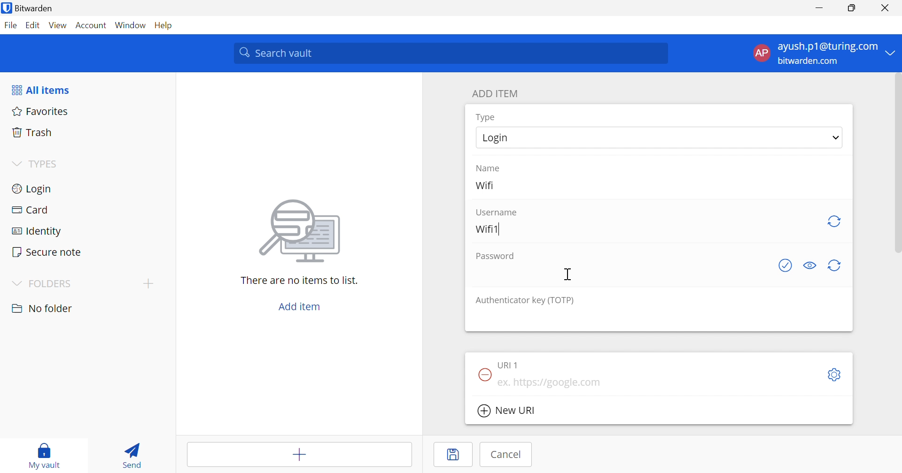 The height and width of the screenshot is (473, 902). What do you see at coordinates (15, 284) in the screenshot?
I see `Drop Down` at bounding box center [15, 284].